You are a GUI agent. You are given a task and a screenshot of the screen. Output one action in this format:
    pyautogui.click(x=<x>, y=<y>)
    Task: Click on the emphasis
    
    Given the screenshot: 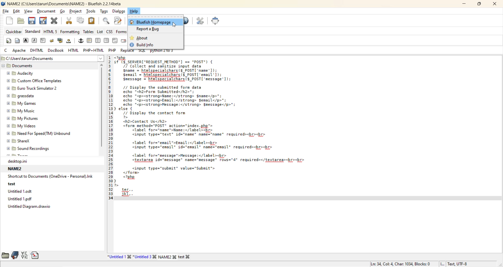 What is the action you would take?
    pyautogui.click(x=35, y=41)
    